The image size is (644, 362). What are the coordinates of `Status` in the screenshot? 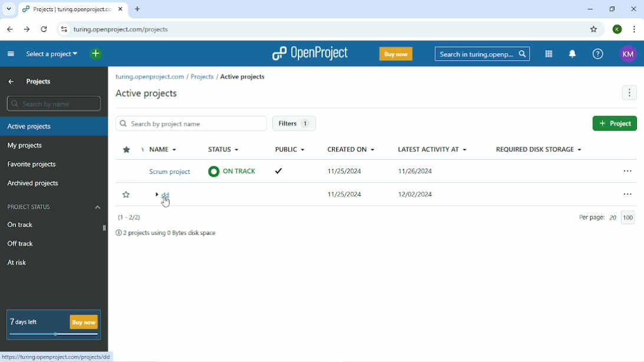 It's located at (226, 147).